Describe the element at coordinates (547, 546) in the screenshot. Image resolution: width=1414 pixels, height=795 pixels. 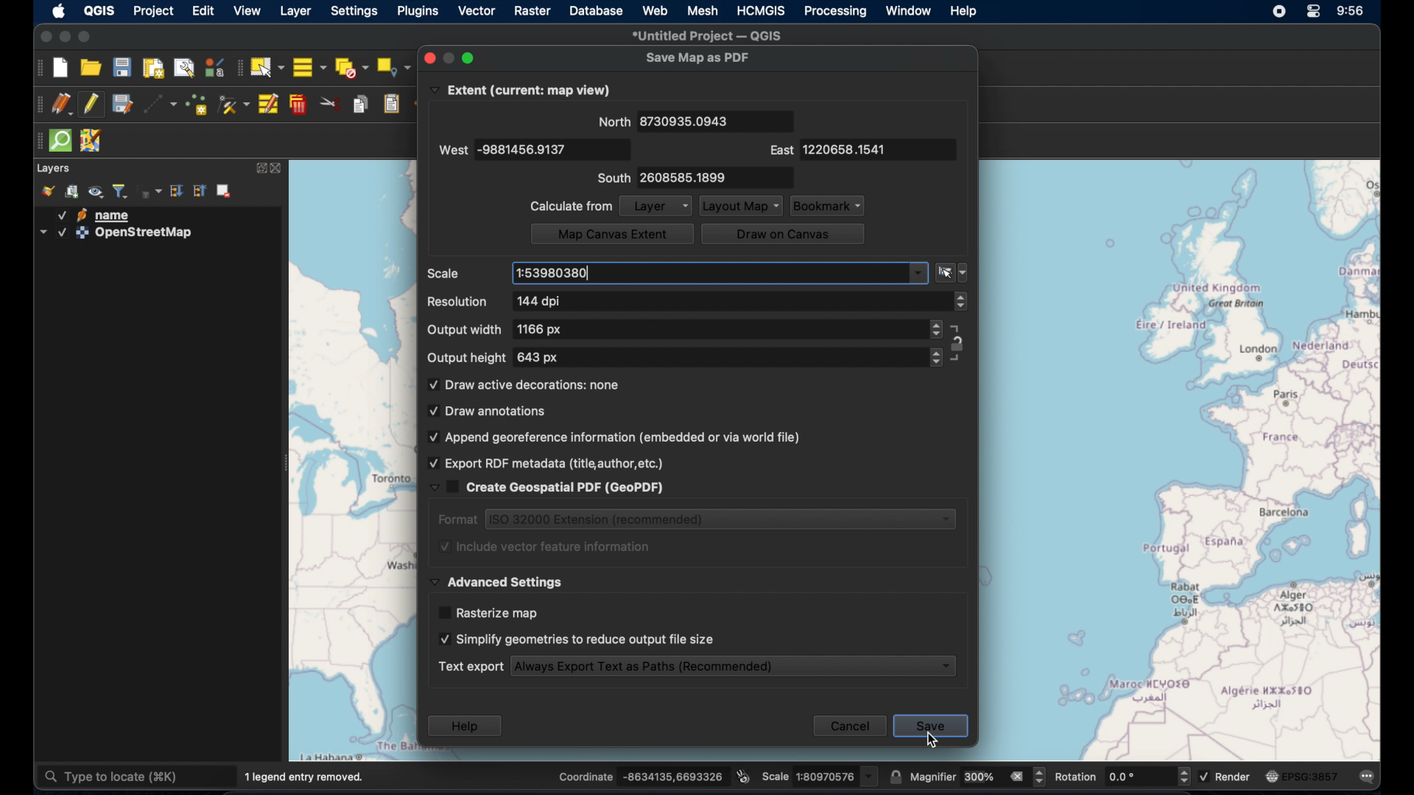
I see `include vector feature information` at that location.